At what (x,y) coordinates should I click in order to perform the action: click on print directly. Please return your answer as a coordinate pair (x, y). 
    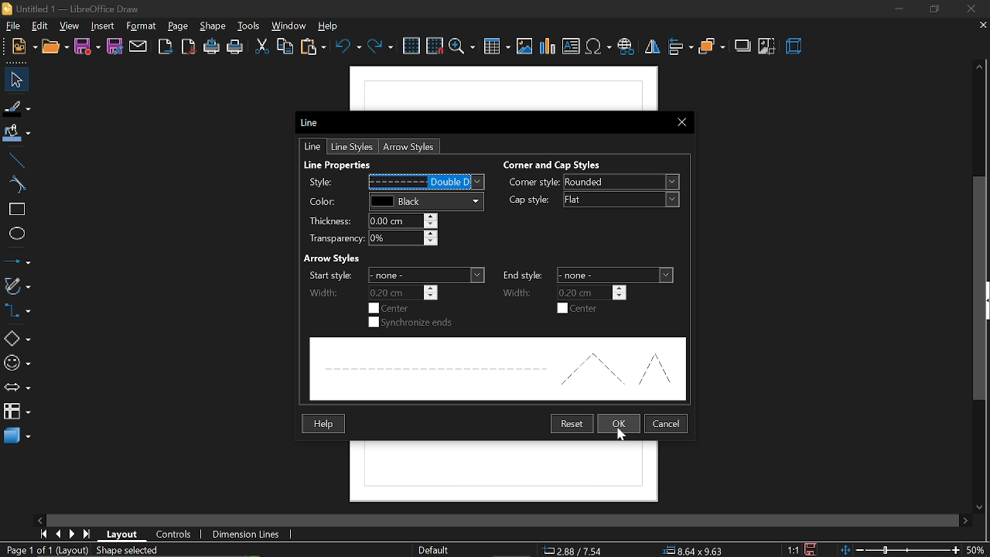
    Looking at the image, I should click on (211, 47).